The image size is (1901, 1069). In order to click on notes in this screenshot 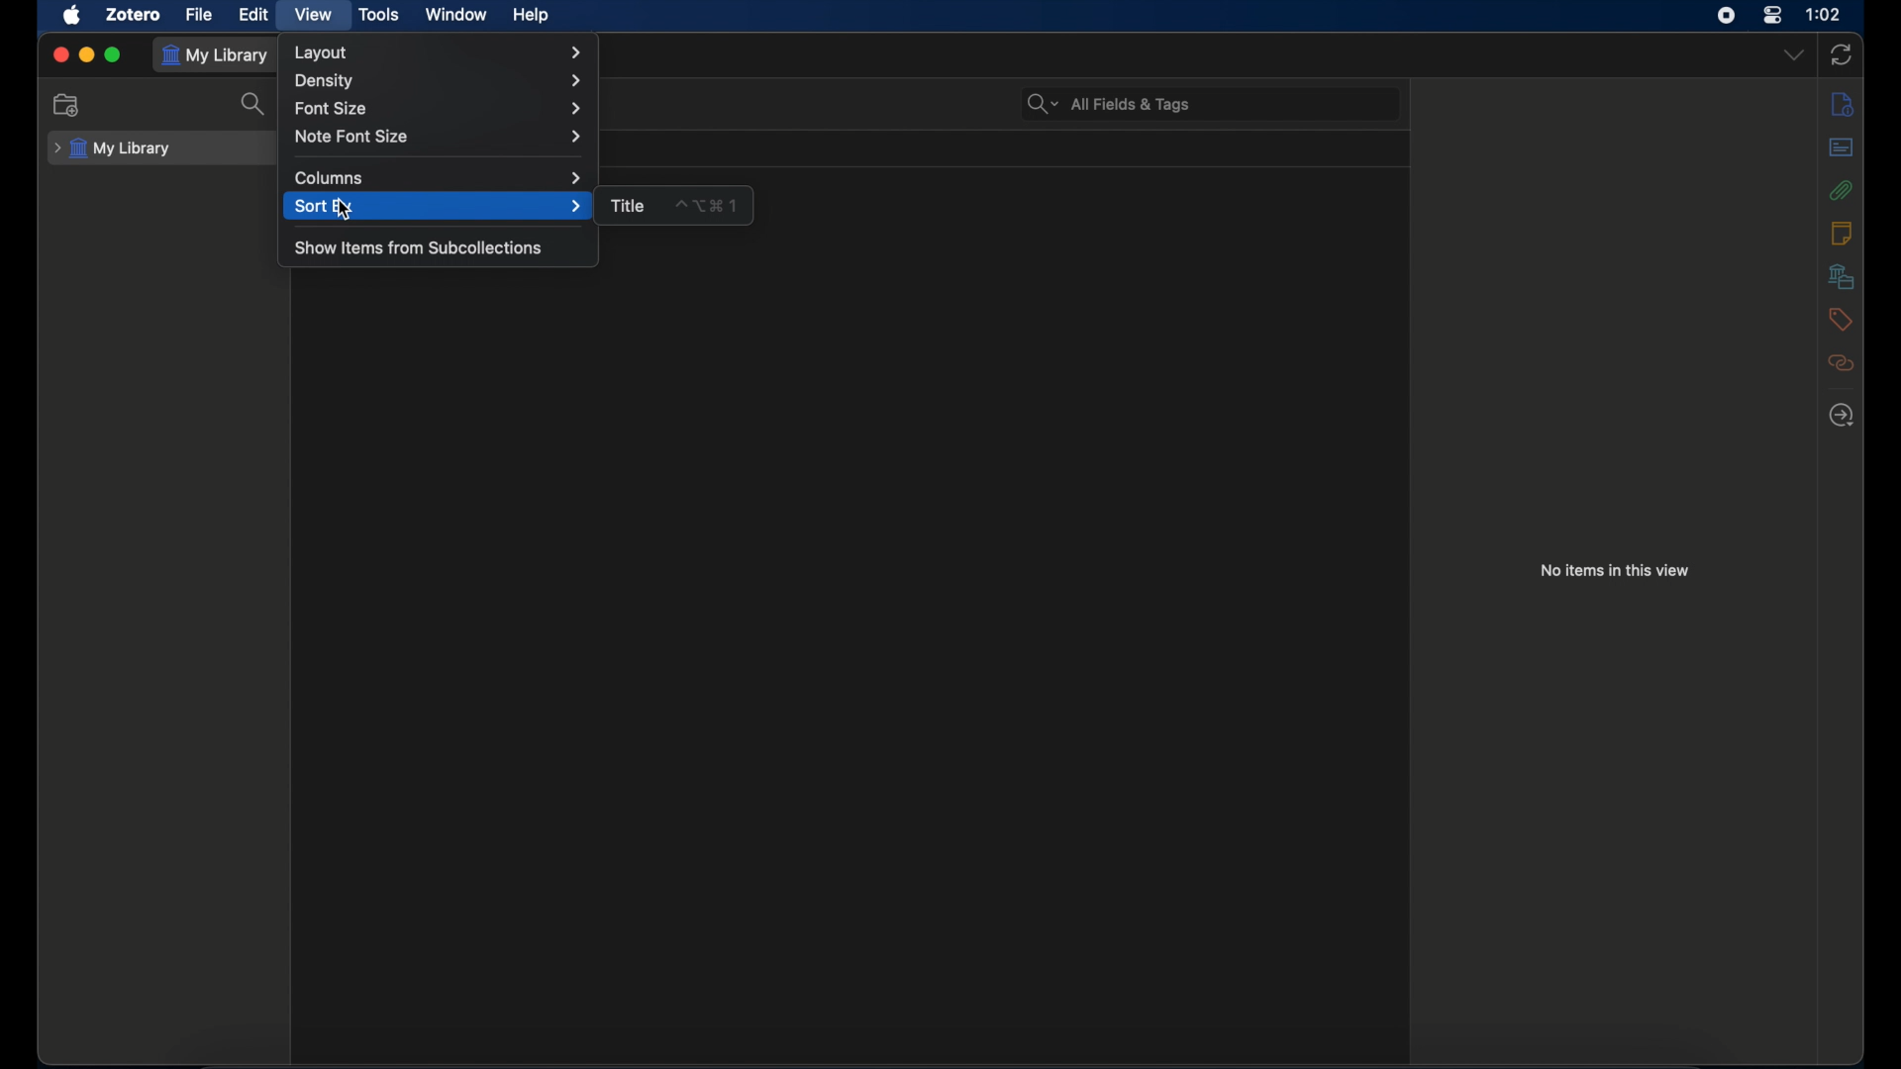, I will do `click(1843, 232)`.